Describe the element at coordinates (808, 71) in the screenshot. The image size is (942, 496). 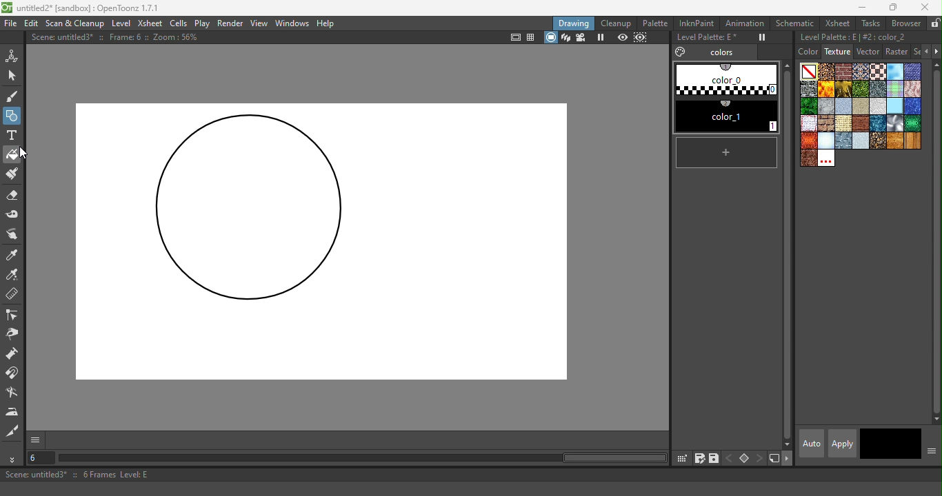
I see `Plain color` at that location.